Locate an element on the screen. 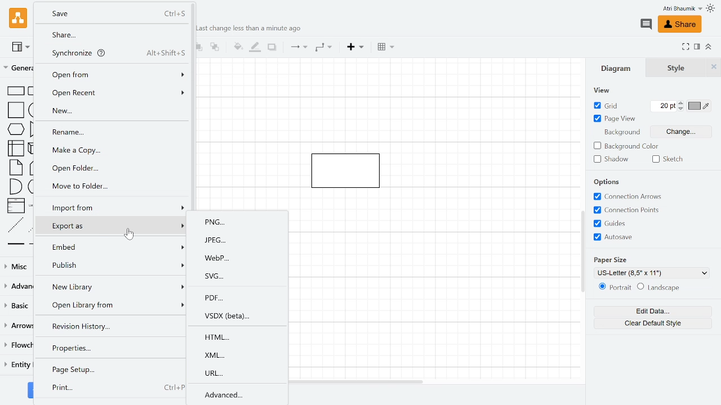  Print is located at coordinates (113, 389).